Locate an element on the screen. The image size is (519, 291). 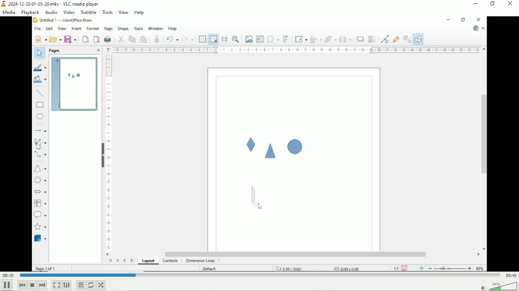
Volume is located at coordinates (500, 286).